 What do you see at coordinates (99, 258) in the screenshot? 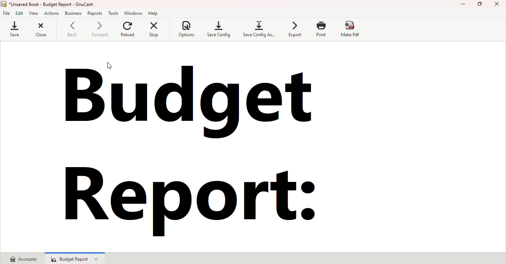
I see `Close` at bounding box center [99, 258].